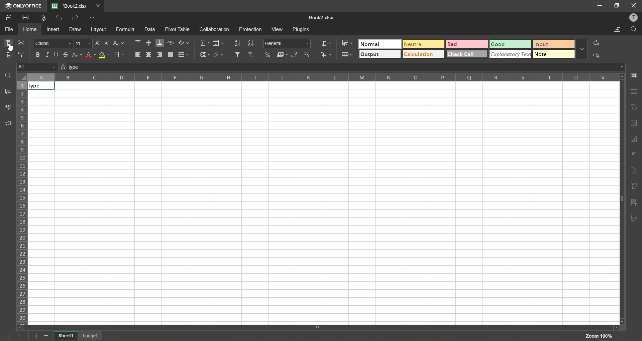 This screenshot has width=642, height=341. I want to click on quick print, so click(43, 18).